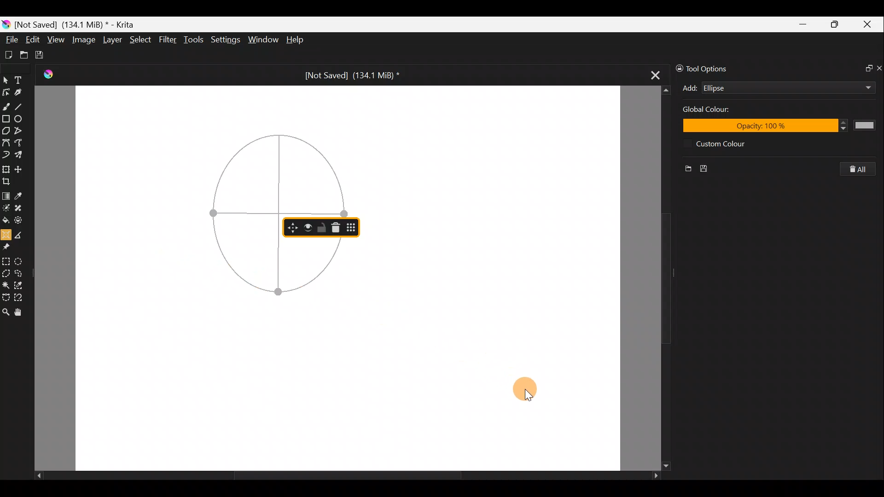  I want to click on Help, so click(296, 40).